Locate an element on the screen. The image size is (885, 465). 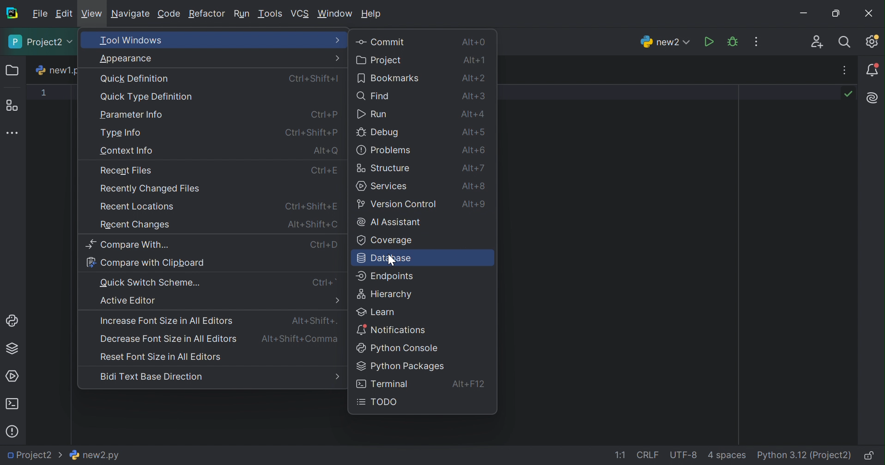
Refactor is located at coordinates (206, 13).